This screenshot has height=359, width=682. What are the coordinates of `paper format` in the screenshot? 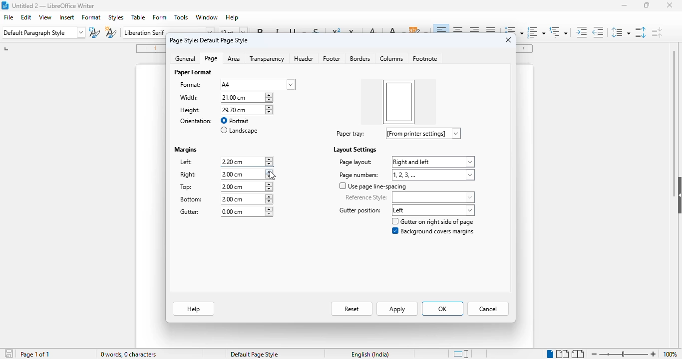 It's located at (194, 73).